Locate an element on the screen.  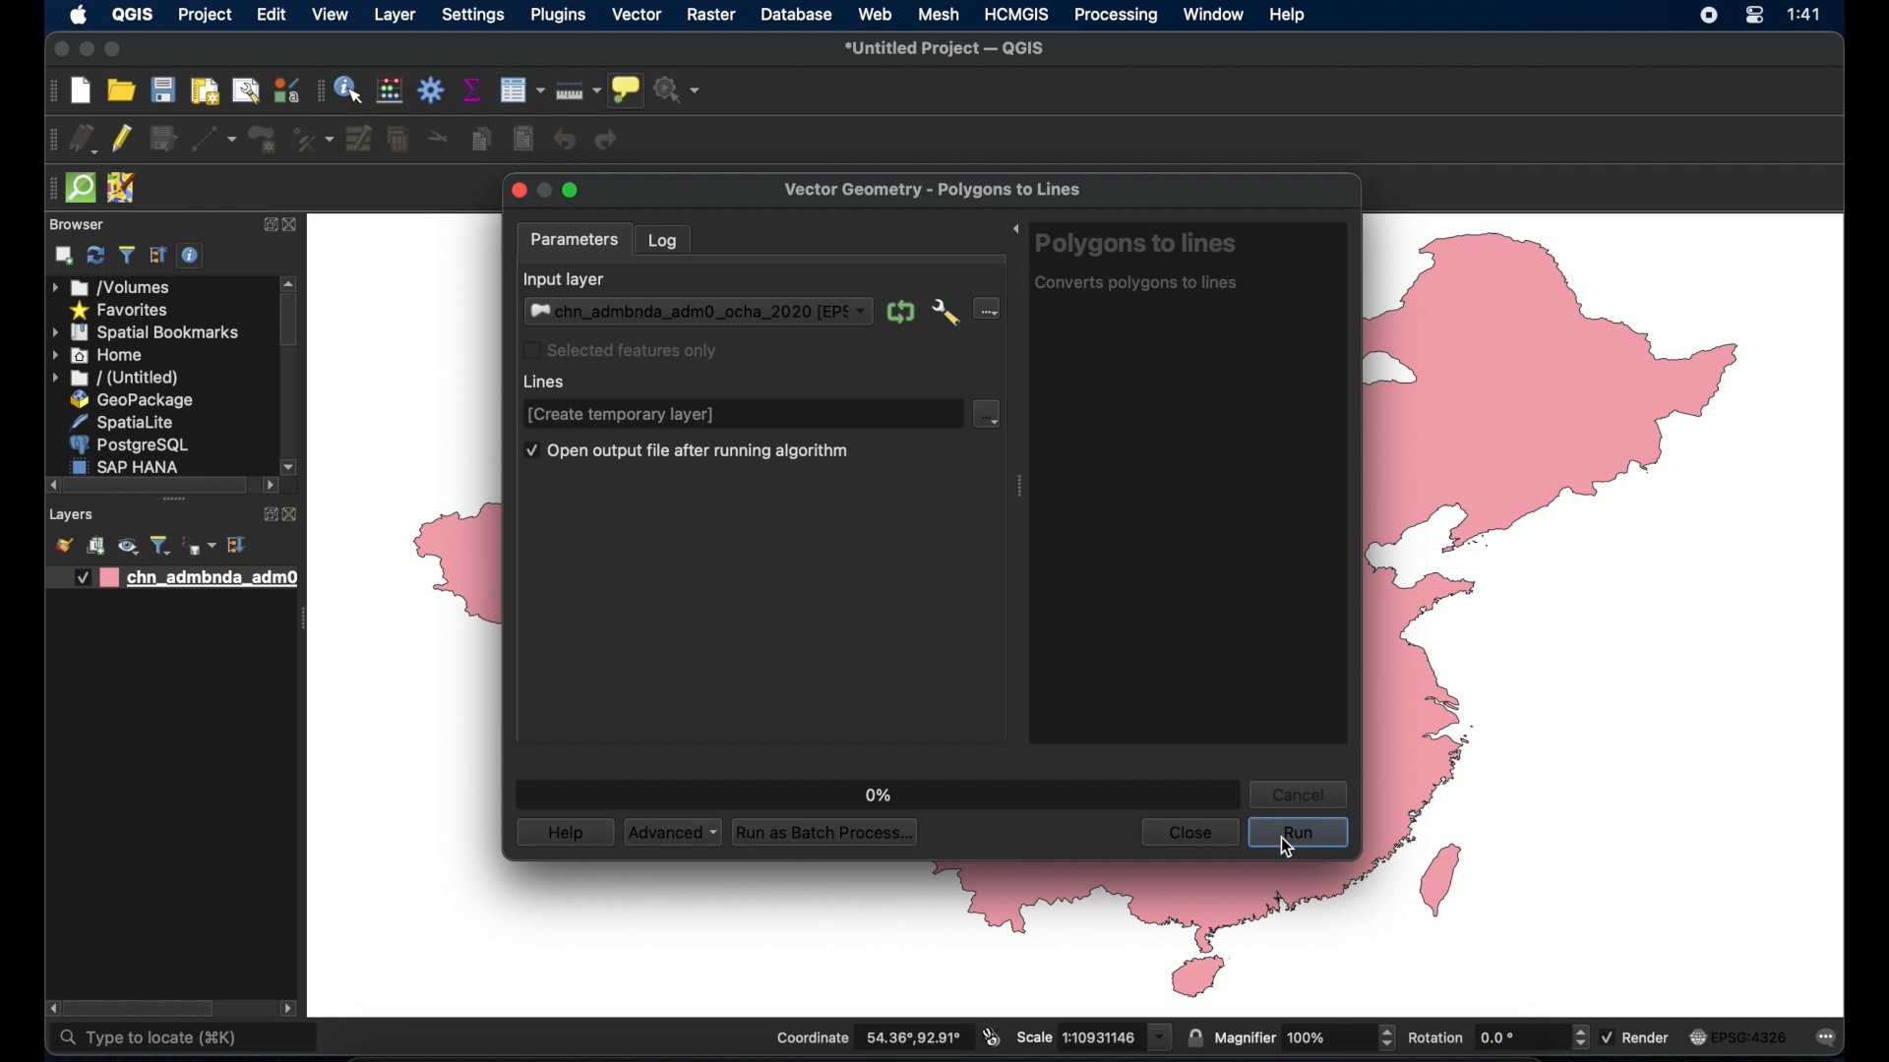
scroll up arrow is located at coordinates (289, 282).